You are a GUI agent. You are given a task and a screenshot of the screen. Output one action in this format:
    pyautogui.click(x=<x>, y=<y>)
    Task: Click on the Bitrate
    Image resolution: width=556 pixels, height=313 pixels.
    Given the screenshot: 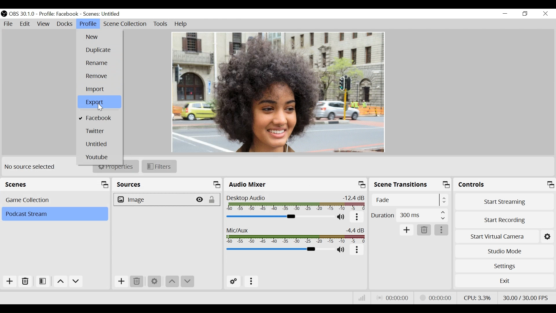 What is the action you would take?
    pyautogui.click(x=362, y=298)
    